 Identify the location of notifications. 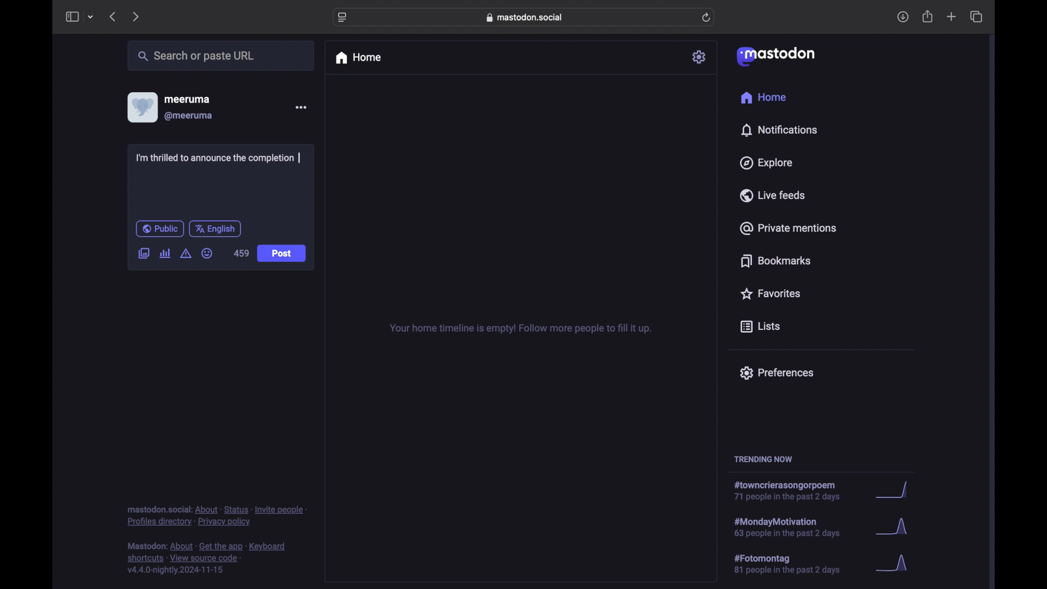
(779, 130).